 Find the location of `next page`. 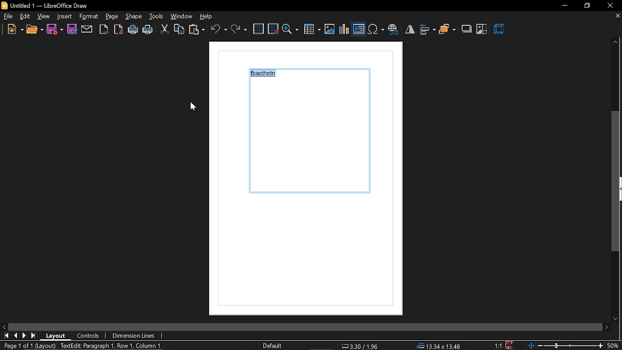

next page is located at coordinates (24, 335).